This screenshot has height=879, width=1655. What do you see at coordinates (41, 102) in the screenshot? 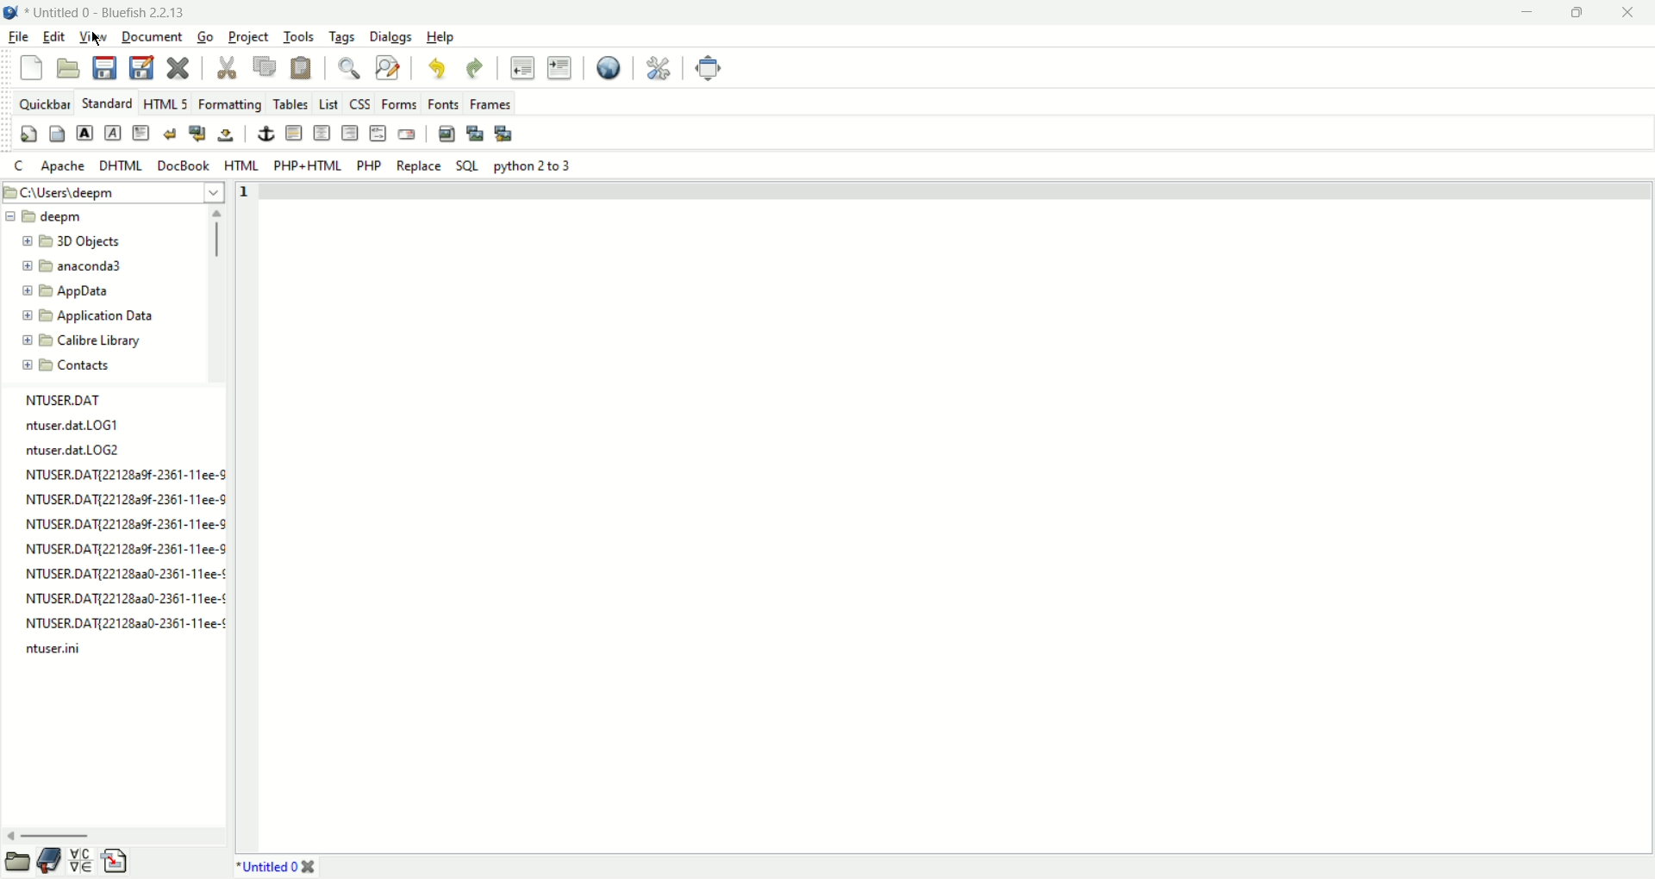
I see `quickbar` at bounding box center [41, 102].